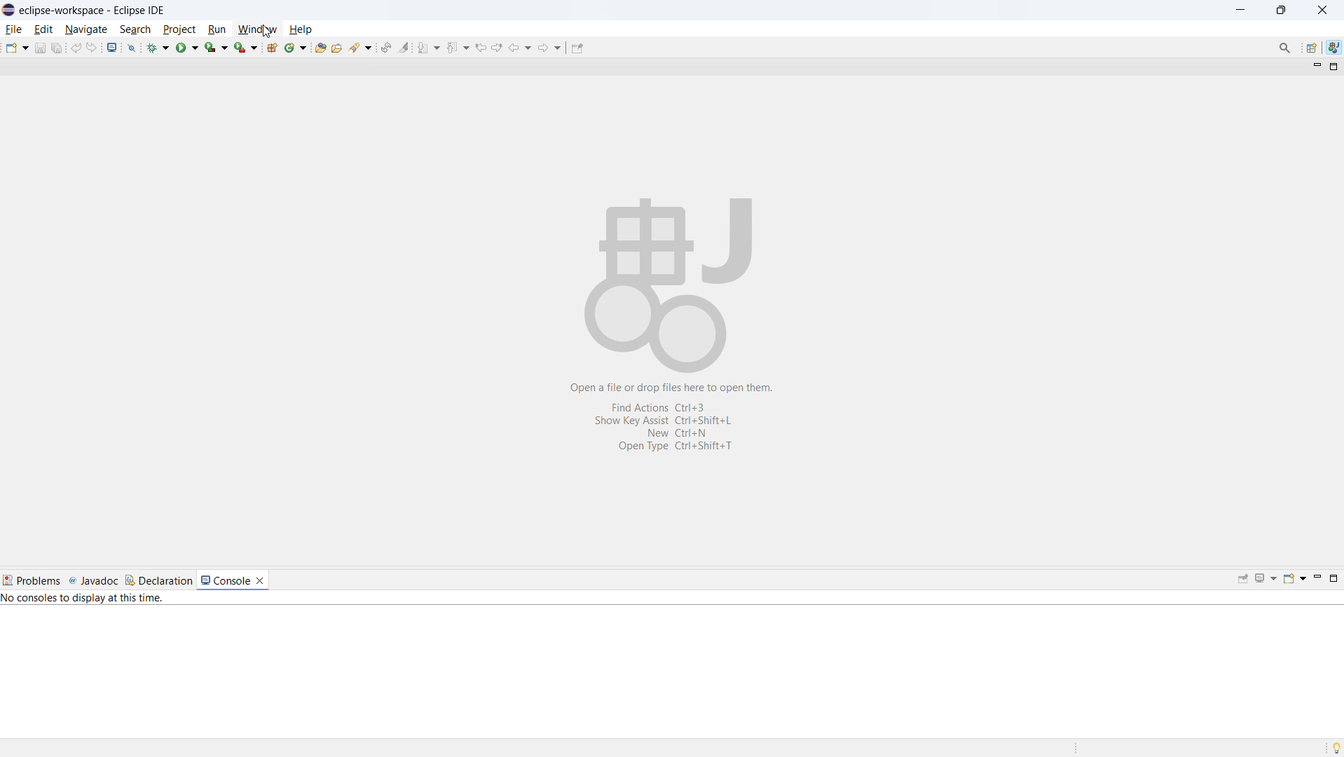 This screenshot has height=757, width=1344. What do you see at coordinates (16, 48) in the screenshot?
I see `new` at bounding box center [16, 48].